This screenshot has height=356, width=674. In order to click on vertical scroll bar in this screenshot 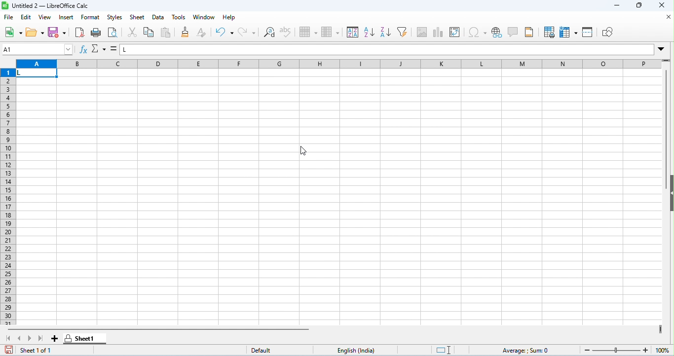, I will do `click(667, 130)`.